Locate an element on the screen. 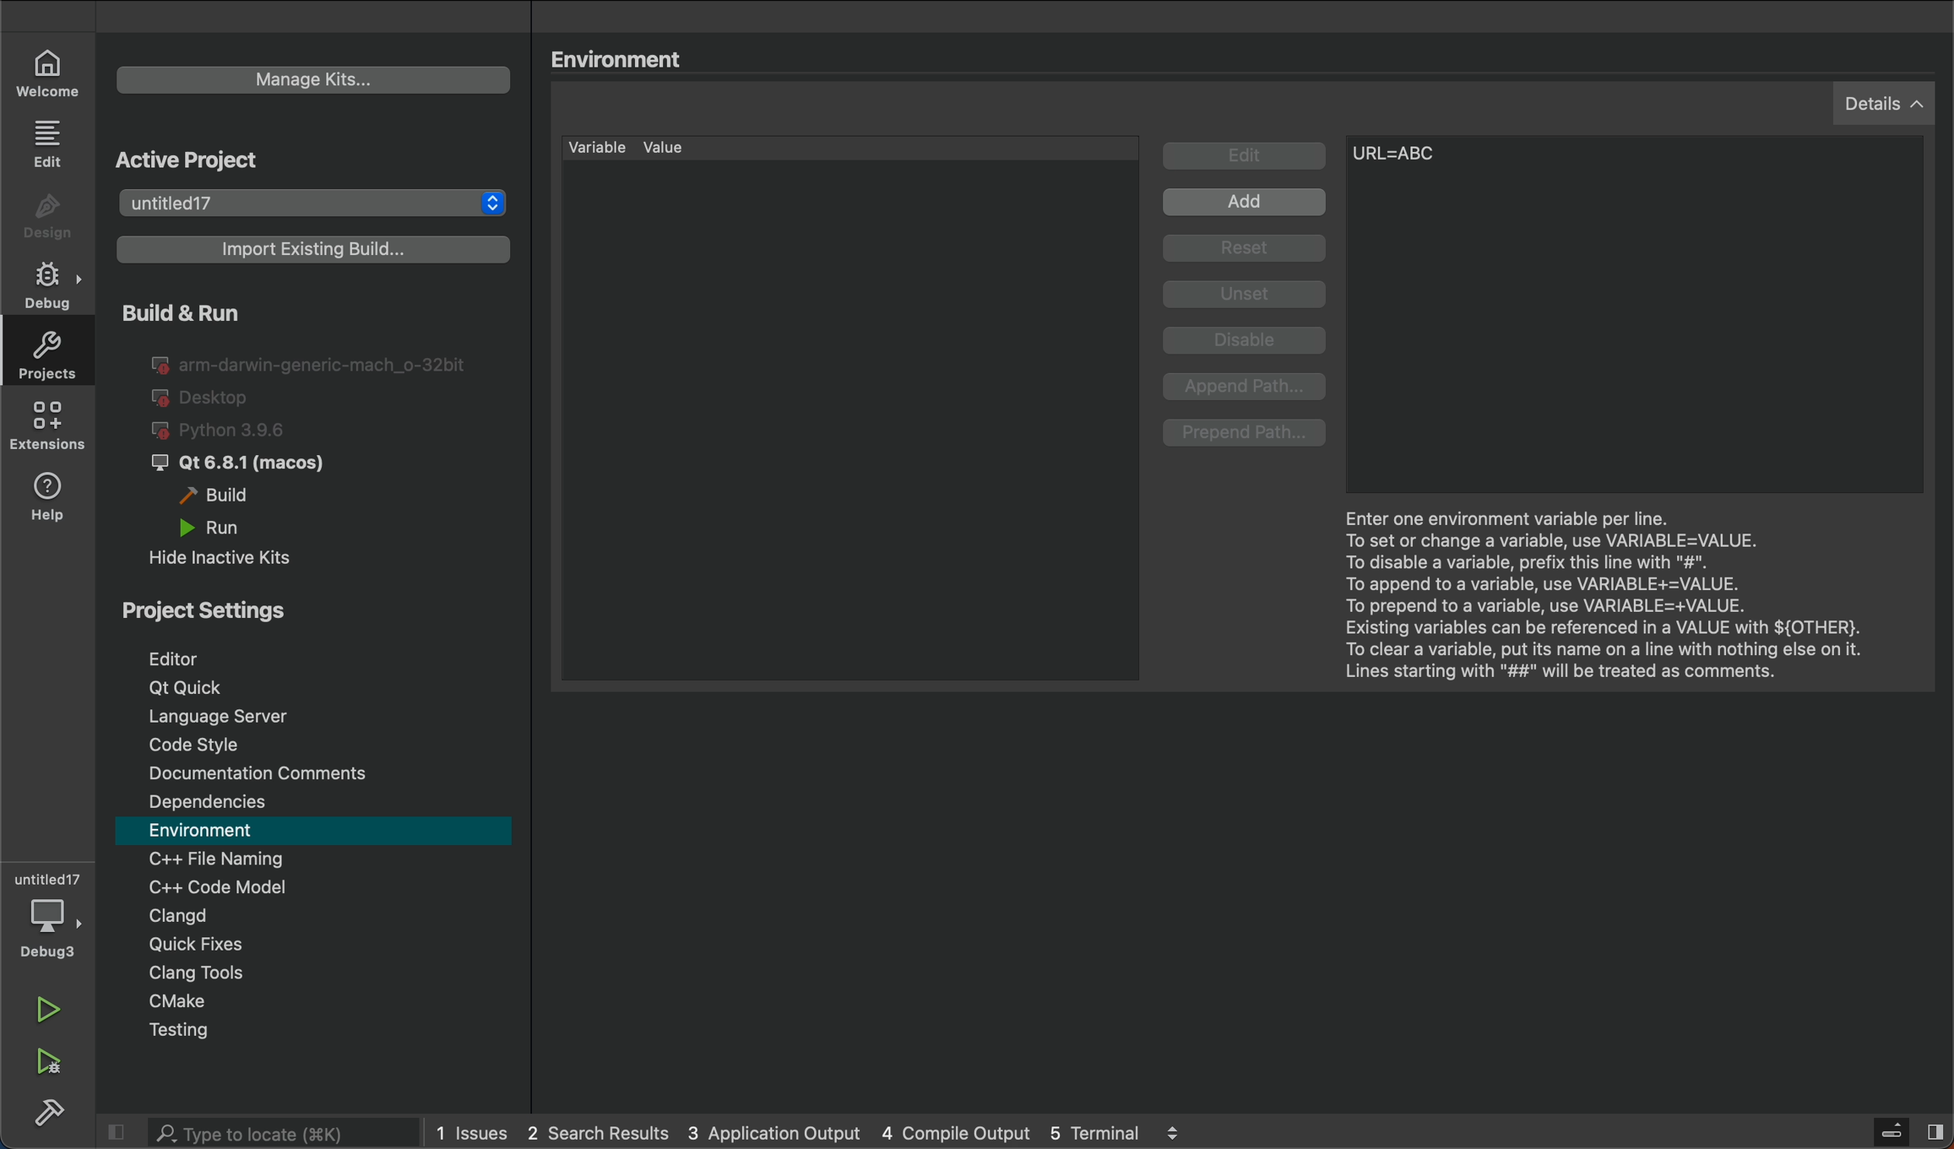  run and debug is located at coordinates (54, 1064).